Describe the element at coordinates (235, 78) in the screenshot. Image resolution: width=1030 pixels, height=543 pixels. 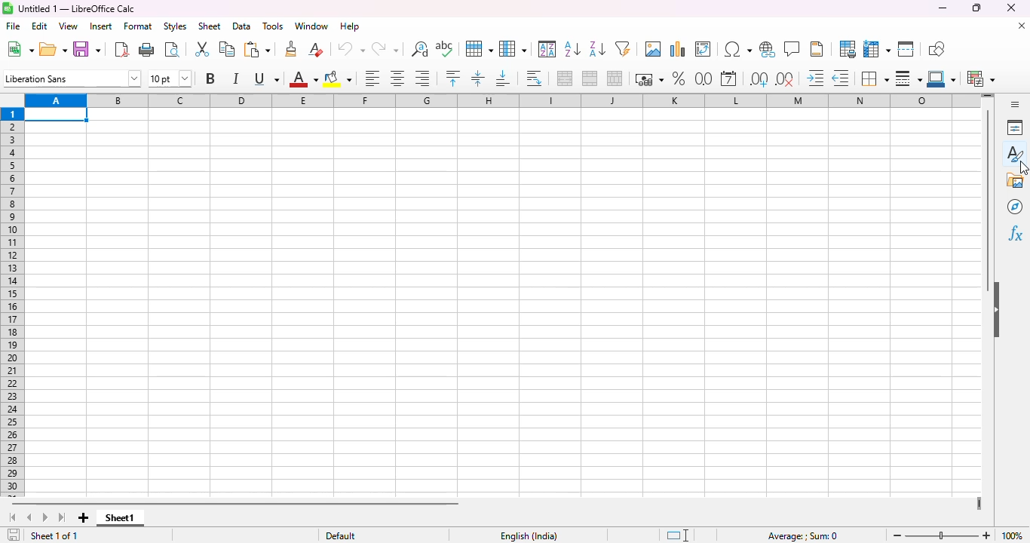
I see `italic` at that location.